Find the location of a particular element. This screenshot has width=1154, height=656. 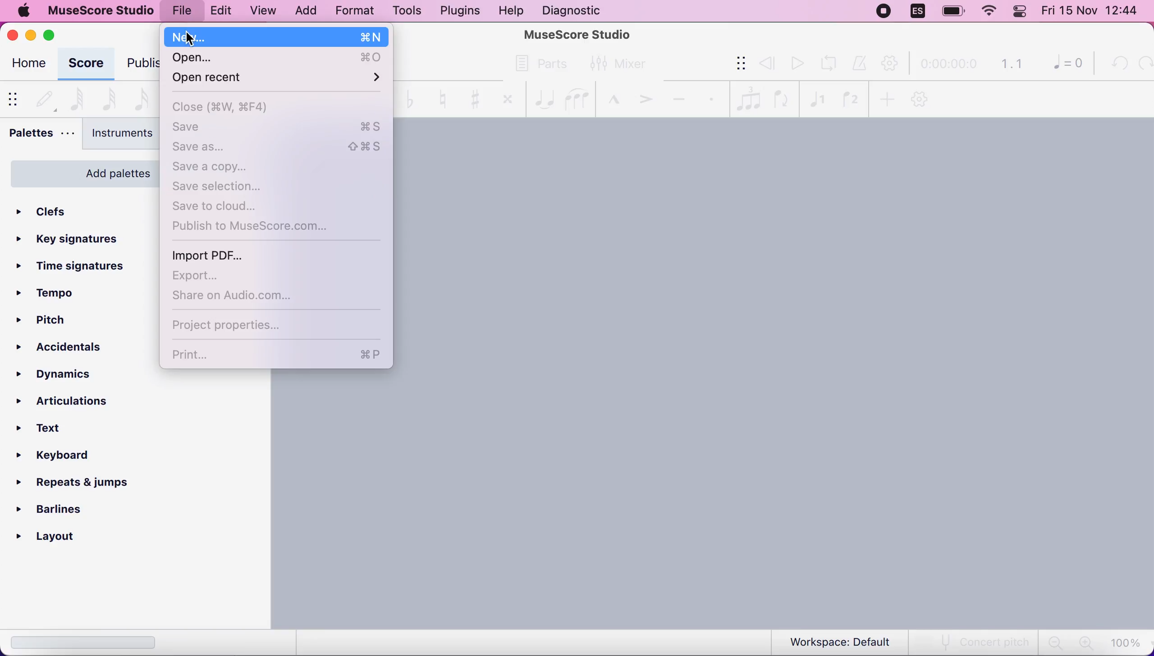

panel control is located at coordinates (1021, 12).